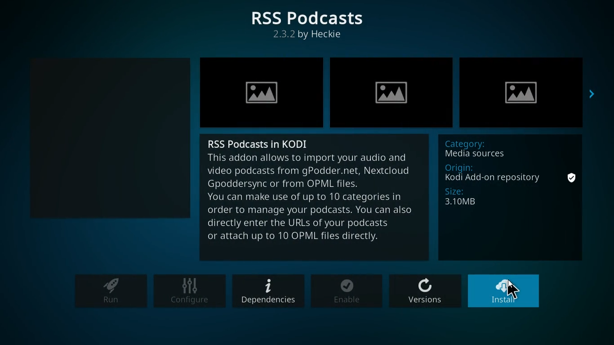  Describe the element at coordinates (263, 91) in the screenshot. I see `image` at that location.